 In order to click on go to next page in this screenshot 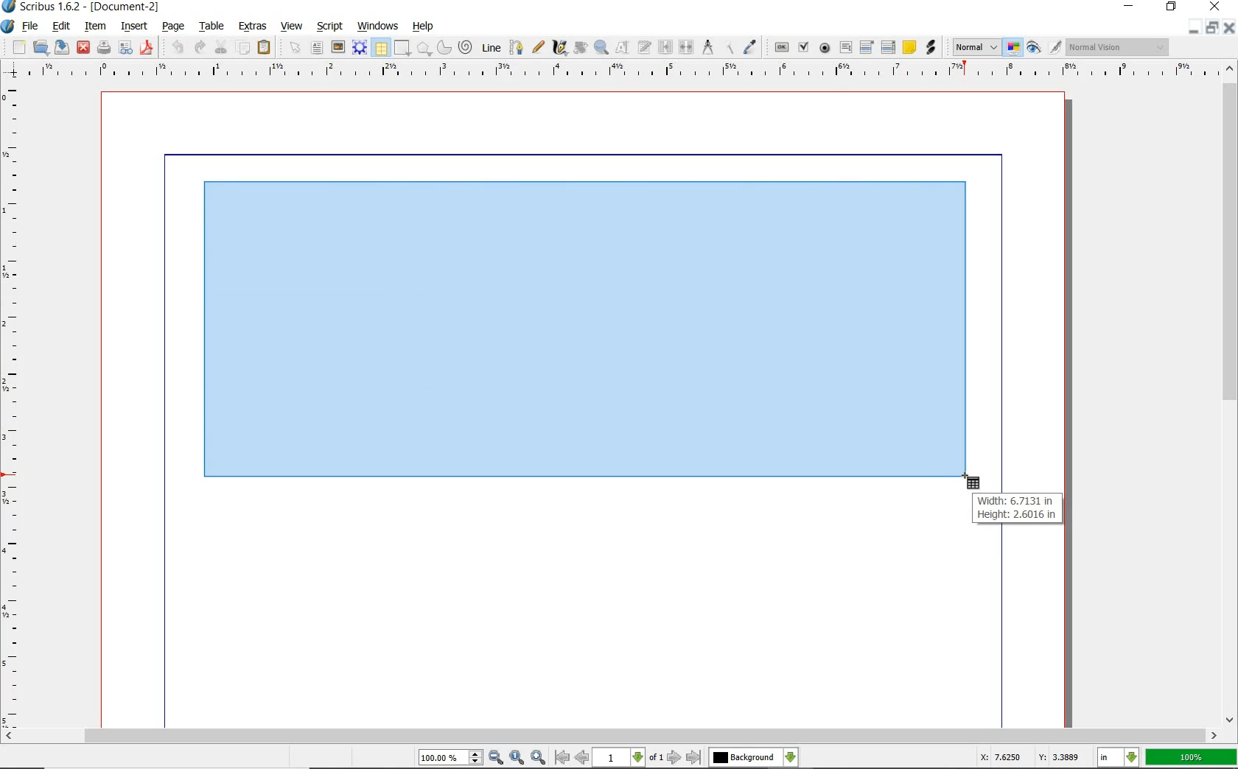, I will do `click(675, 758)`.